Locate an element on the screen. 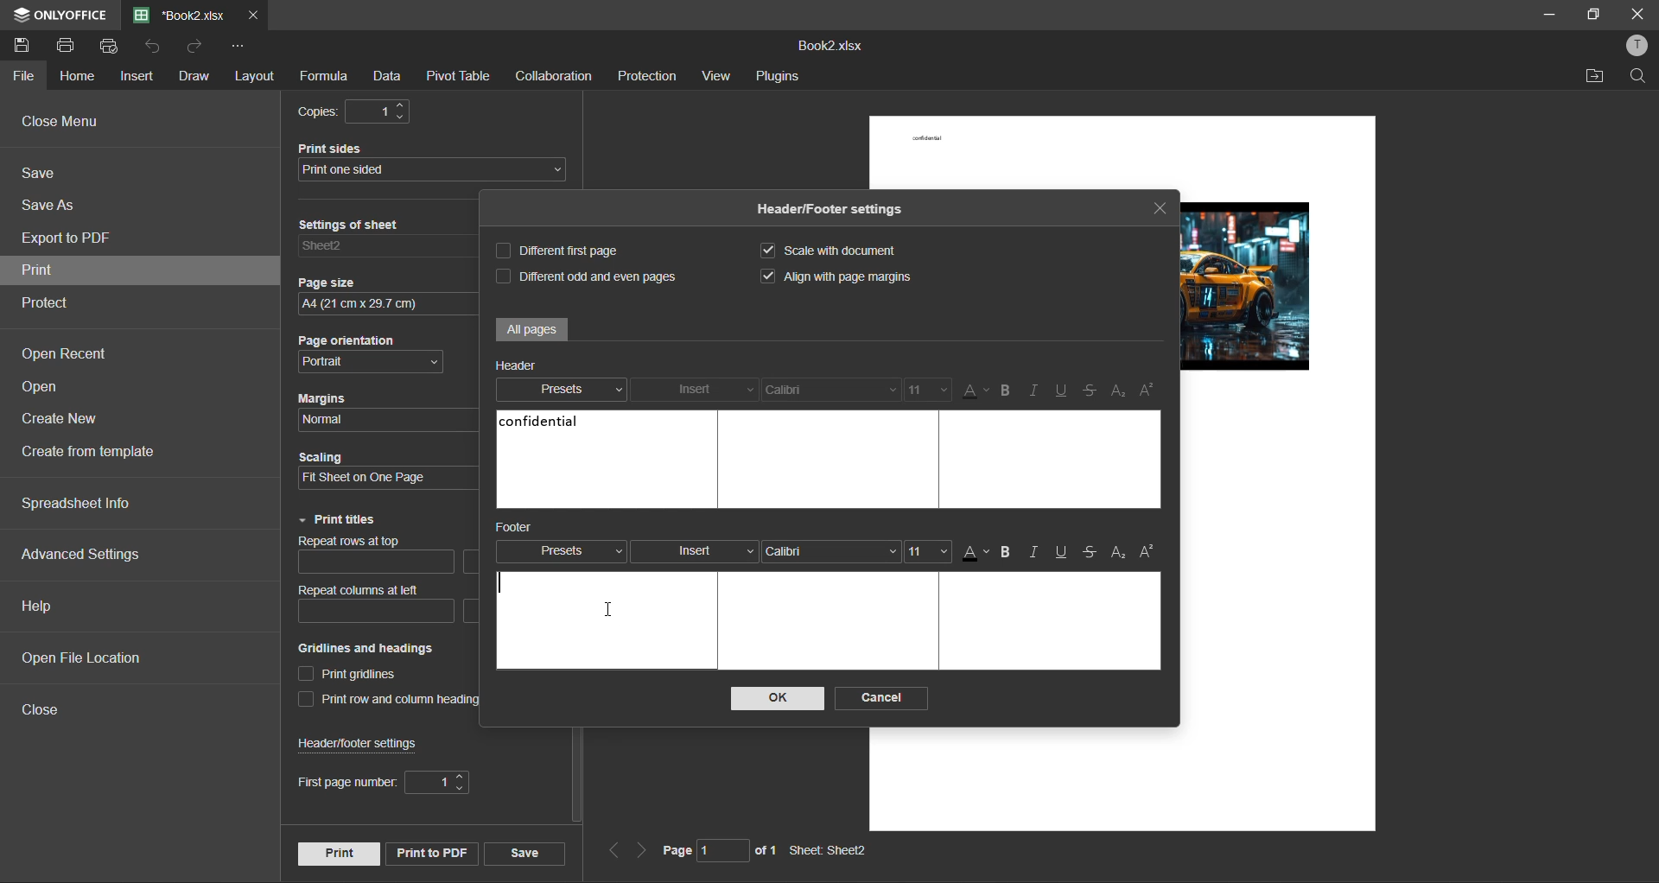  open file location is located at coordinates (76, 657).